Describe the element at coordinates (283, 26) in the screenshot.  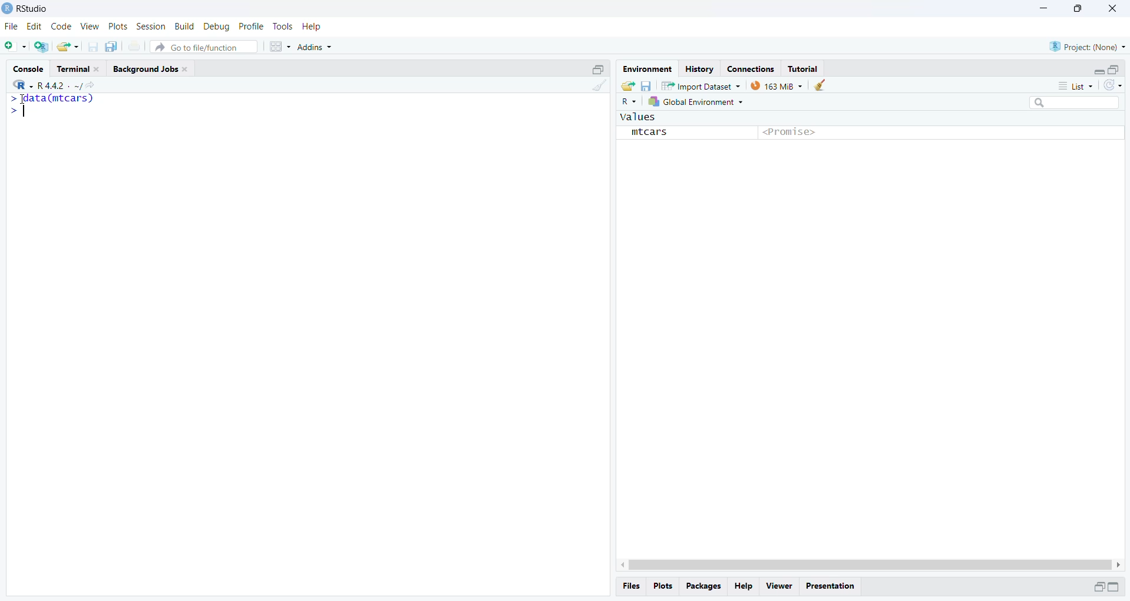
I see `tools` at that location.